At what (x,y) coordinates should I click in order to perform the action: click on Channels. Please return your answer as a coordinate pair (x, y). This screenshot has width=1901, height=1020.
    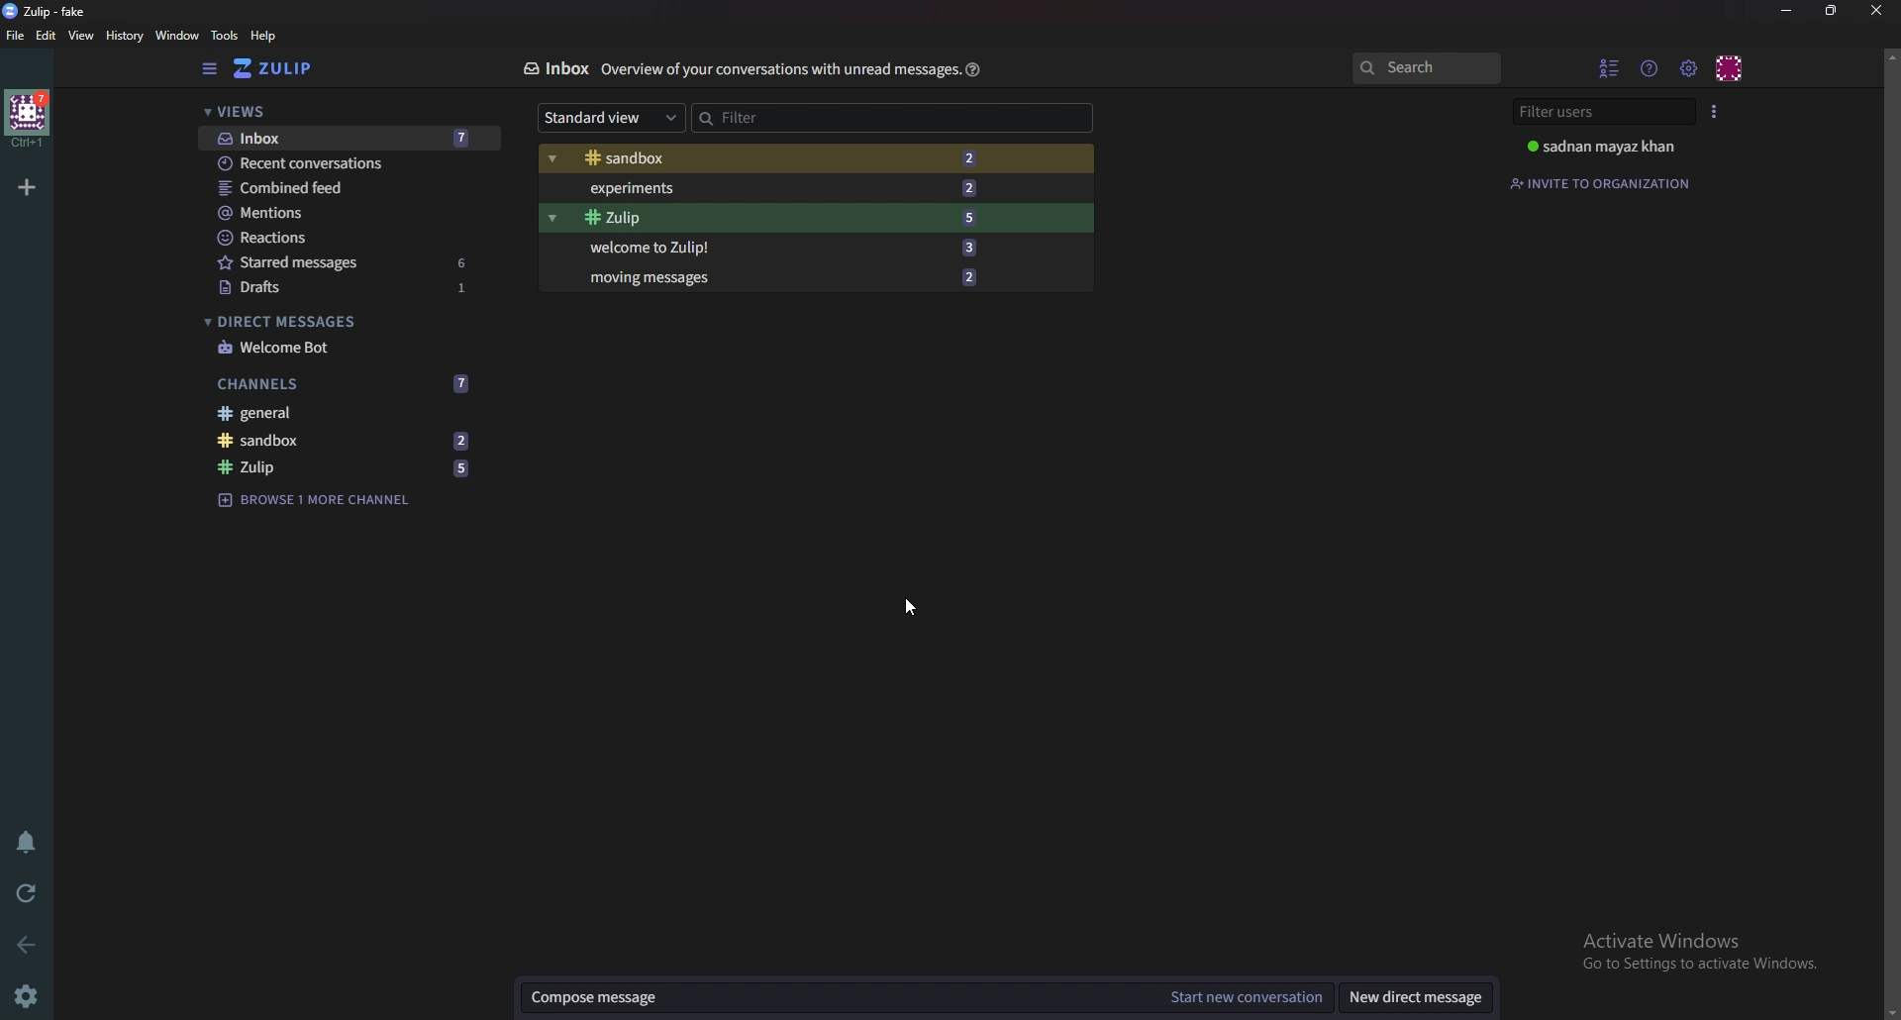
    Looking at the image, I should click on (348, 383).